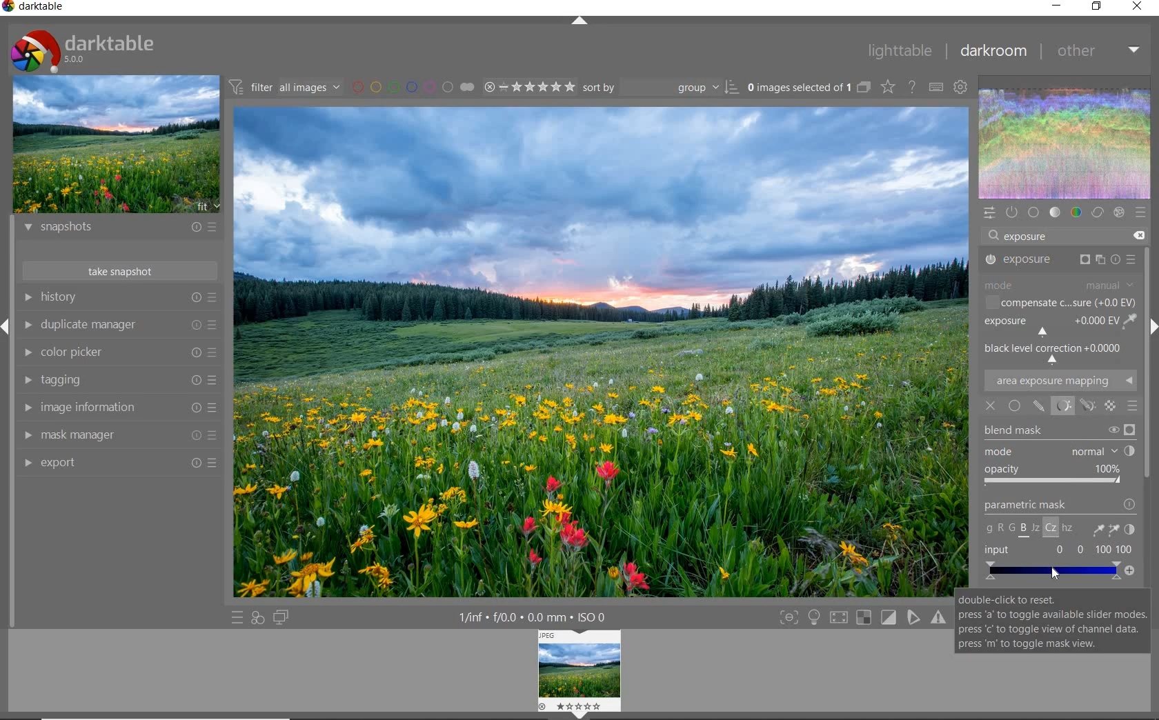  Describe the element at coordinates (860, 618) in the screenshot. I see `toggle modes` at that location.